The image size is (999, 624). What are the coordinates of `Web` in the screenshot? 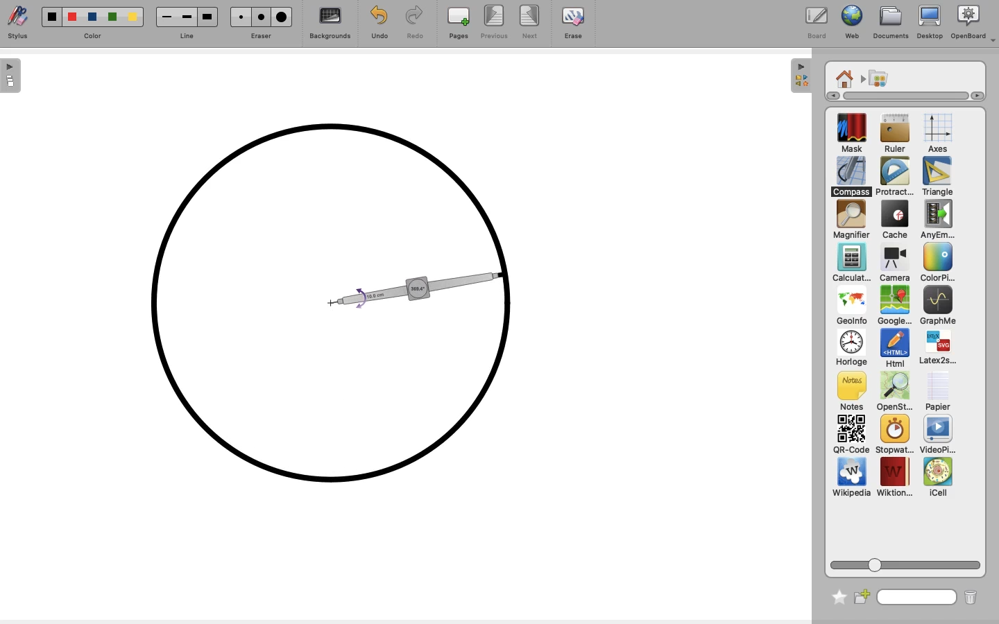 It's located at (850, 24).